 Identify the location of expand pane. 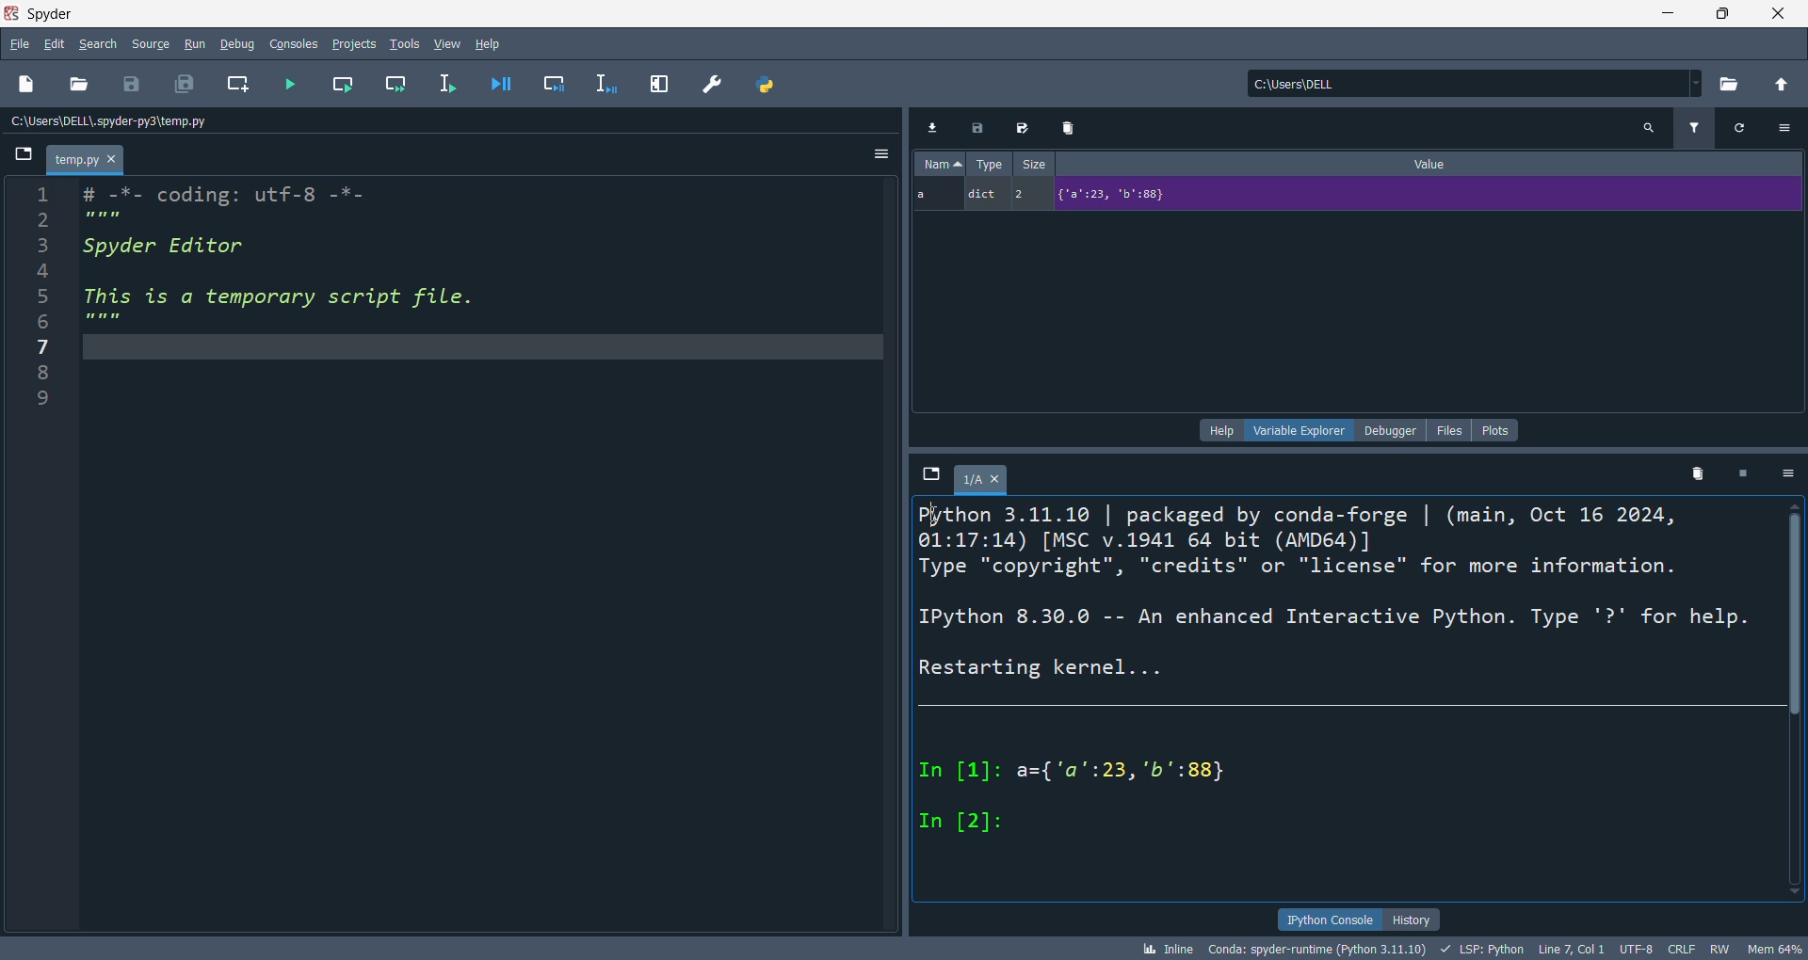
(661, 85).